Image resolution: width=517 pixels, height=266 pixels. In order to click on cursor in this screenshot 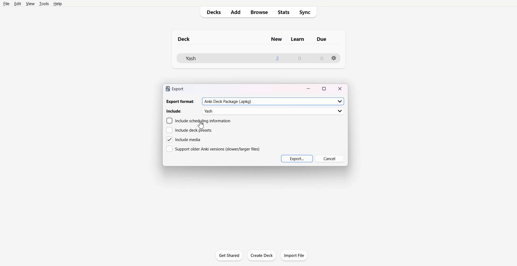, I will do `click(201, 125)`.